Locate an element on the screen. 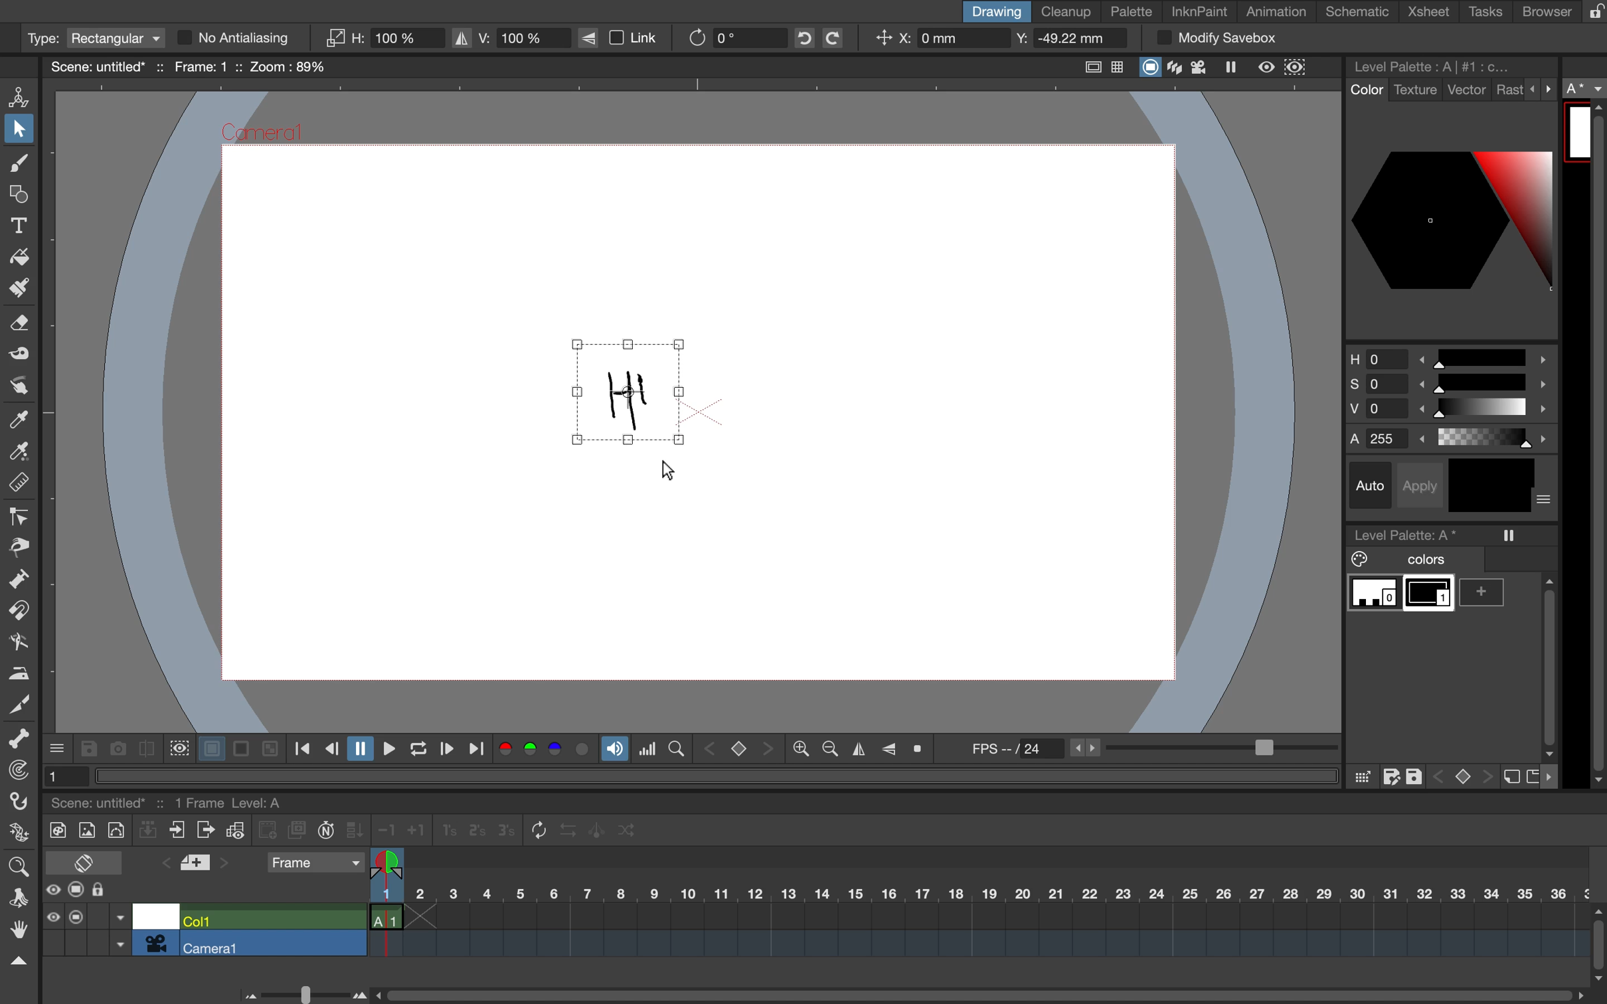  x coordinate is located at coordinates (936, 40).